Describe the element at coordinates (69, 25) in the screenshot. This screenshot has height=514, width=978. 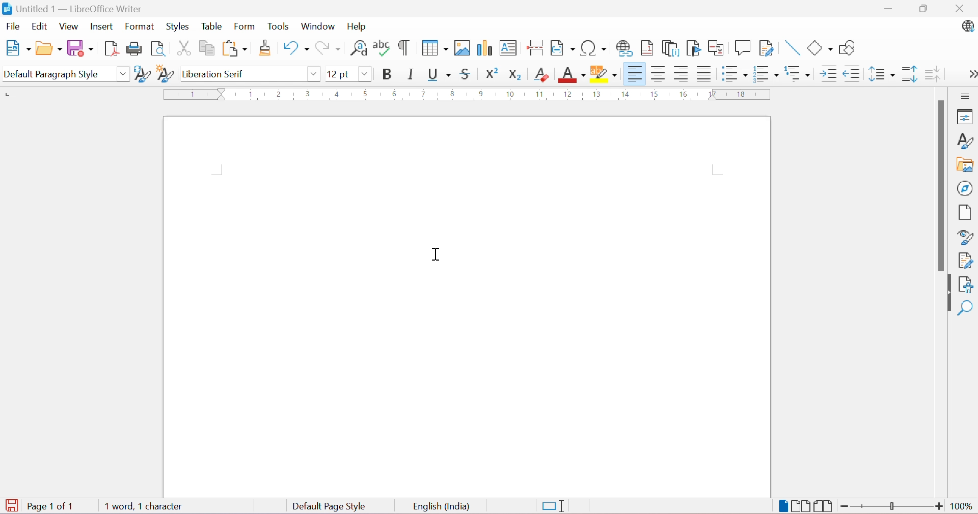
I see `View` at that location.